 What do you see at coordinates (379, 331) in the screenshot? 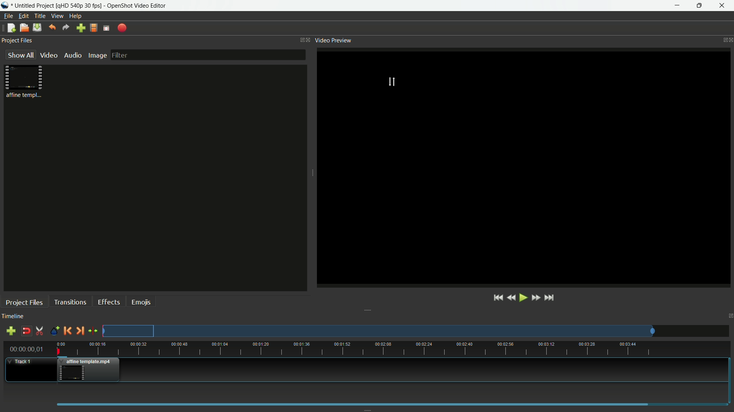
I see `track preview` at bounding box center [379, 331].